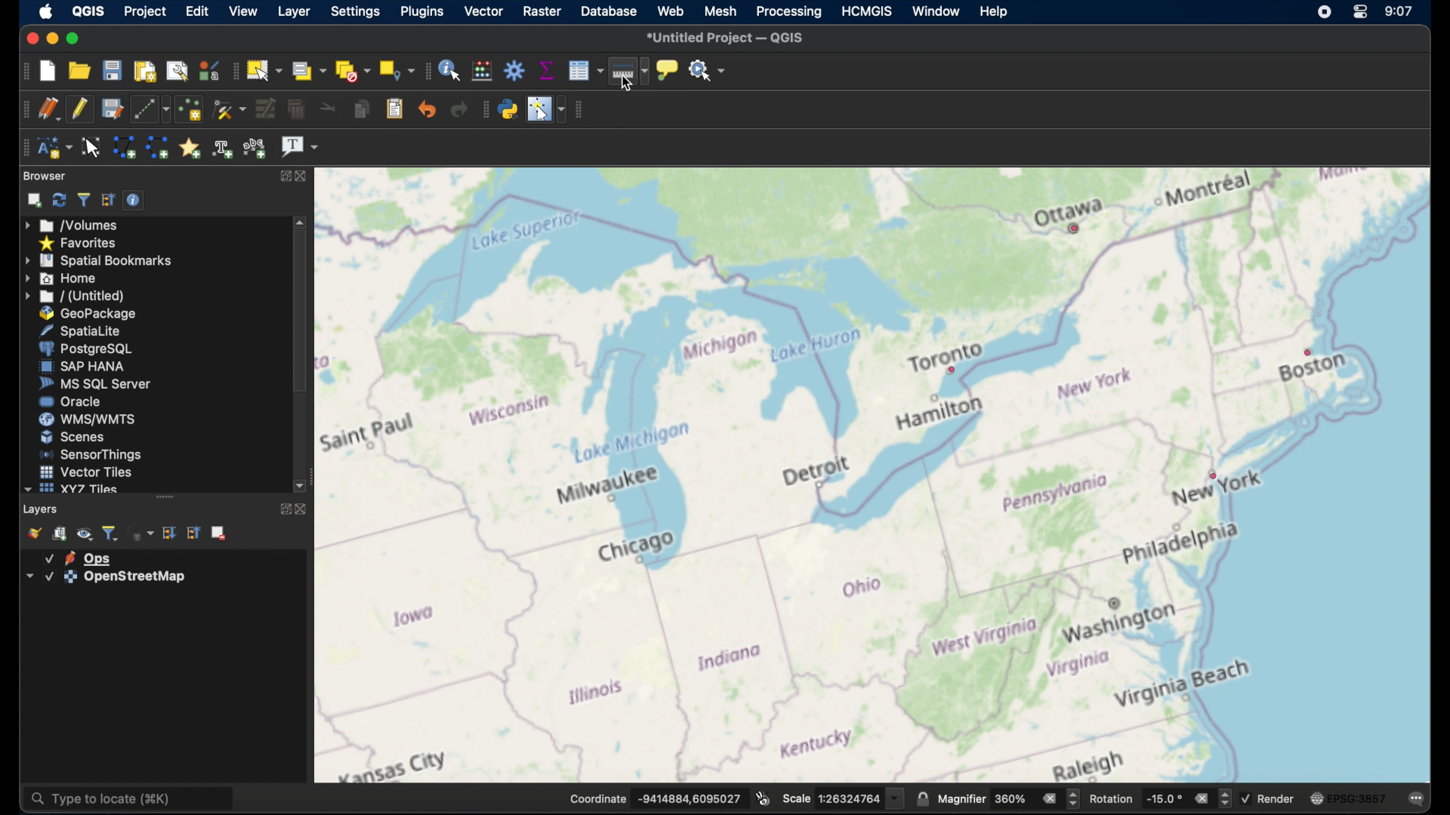 The width and height of the screenshot is (1450, 815). Describe the element at coordinates (669, 71) in the screenshot. I see `show map tips` at that location.